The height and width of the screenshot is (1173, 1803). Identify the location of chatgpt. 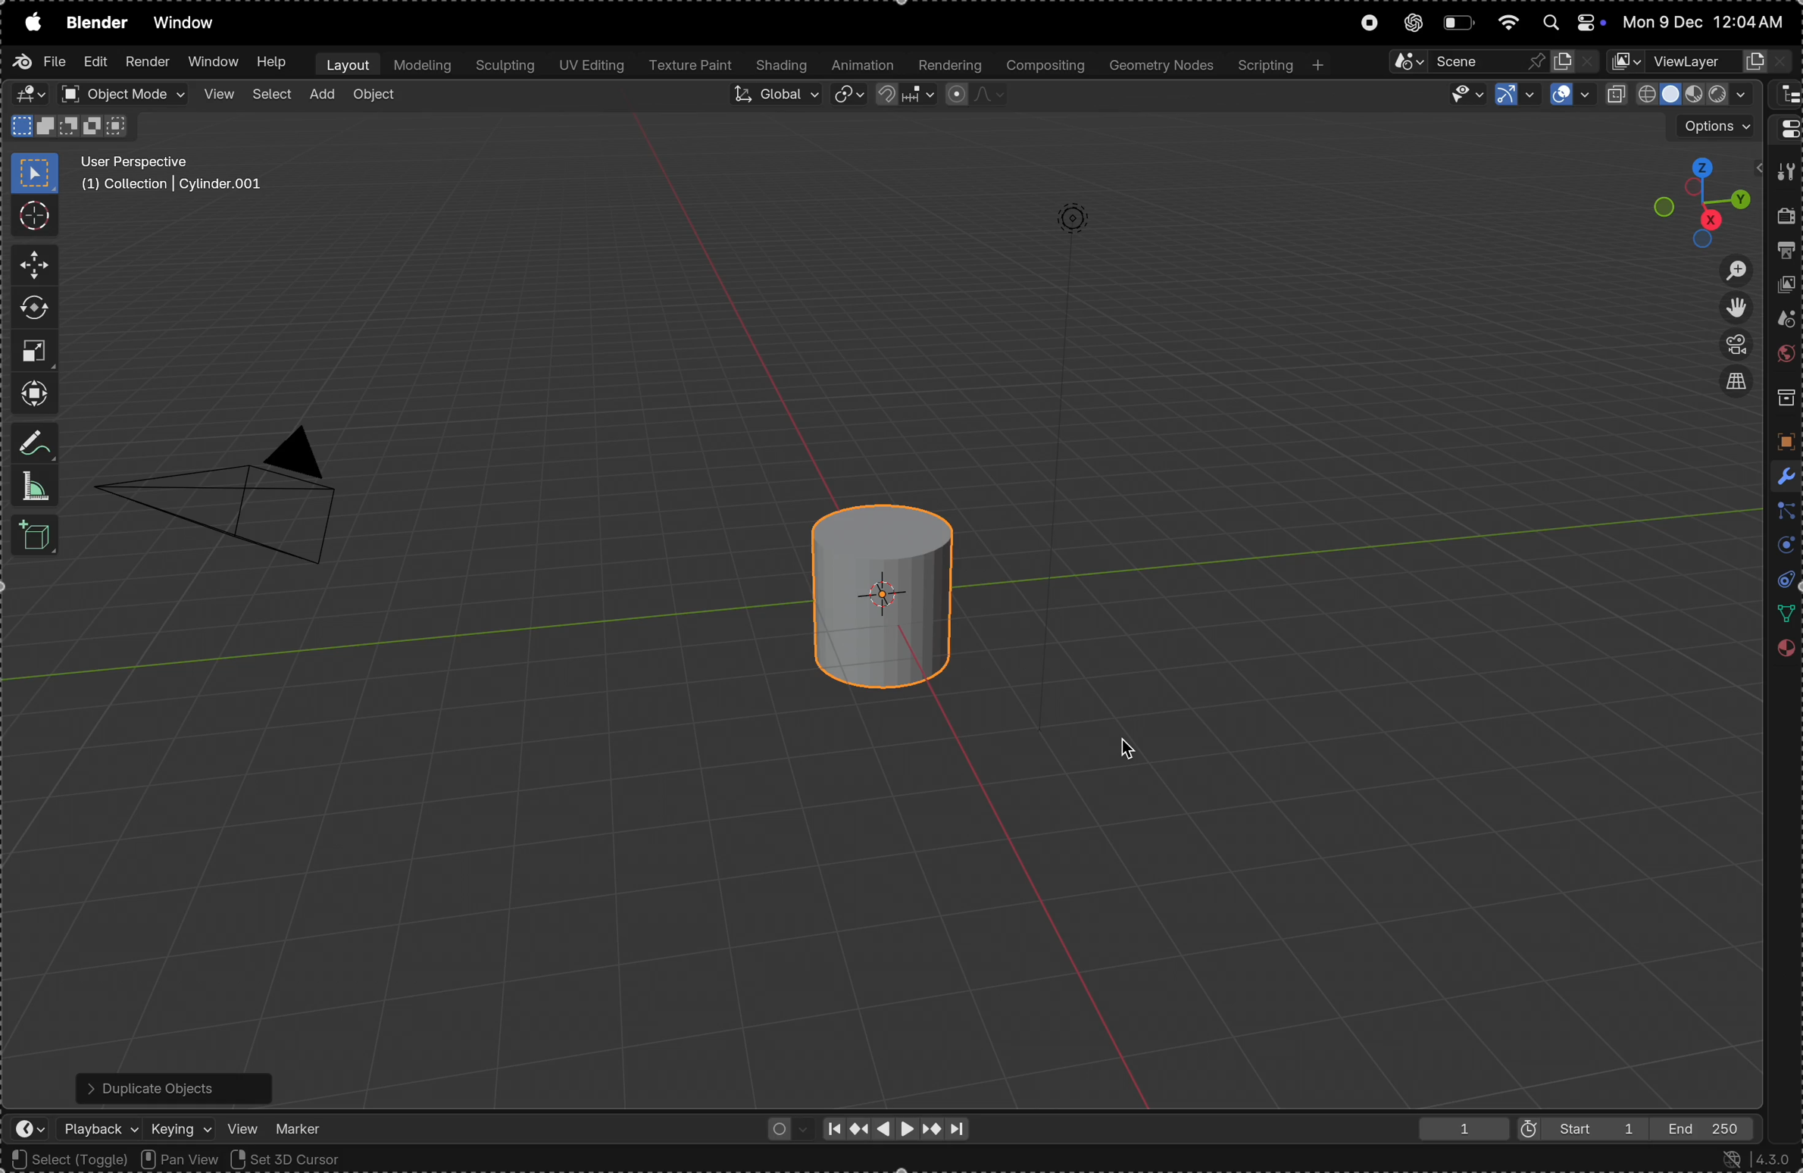
(1409, 23).